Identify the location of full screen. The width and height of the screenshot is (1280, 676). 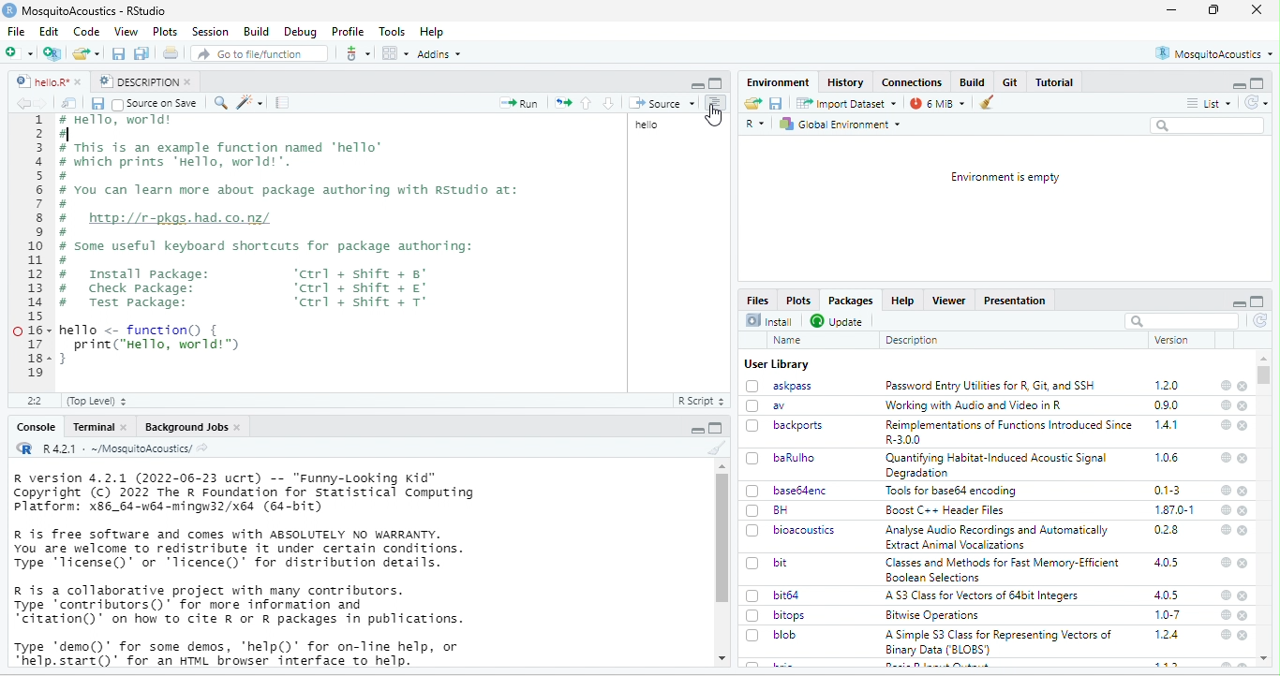
(1258, 301).